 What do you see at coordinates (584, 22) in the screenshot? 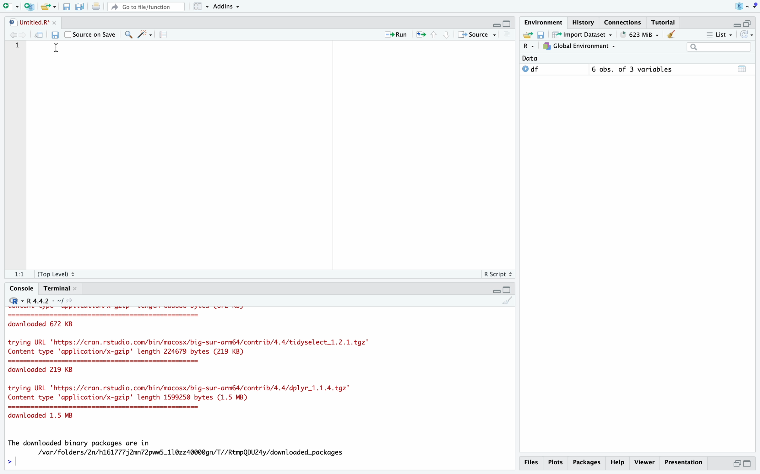
I see `History` at bounding box center [584, 22].